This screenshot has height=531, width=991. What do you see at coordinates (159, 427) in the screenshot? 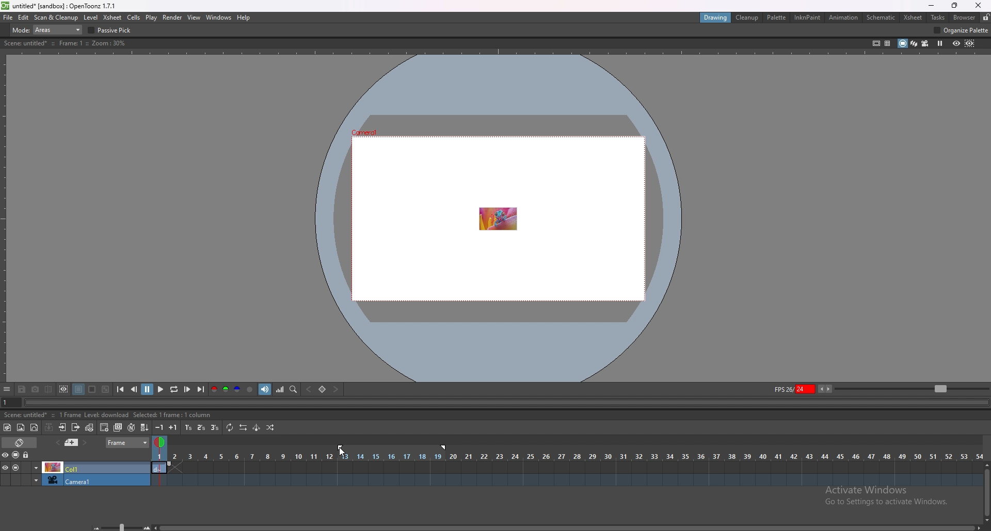
I see `decrease step` at bounding box center [159, 427].